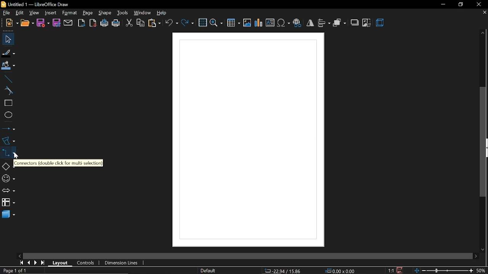  Describe the element at coordinates (35, 263) in the screenshot. I see `next page` at that location.